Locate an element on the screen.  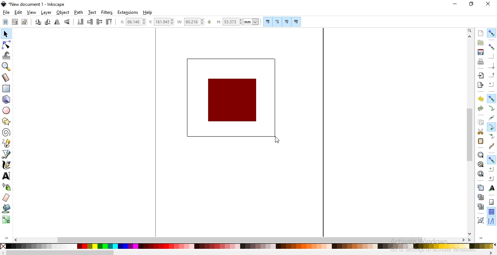
object is located at coordinates (63, 13).